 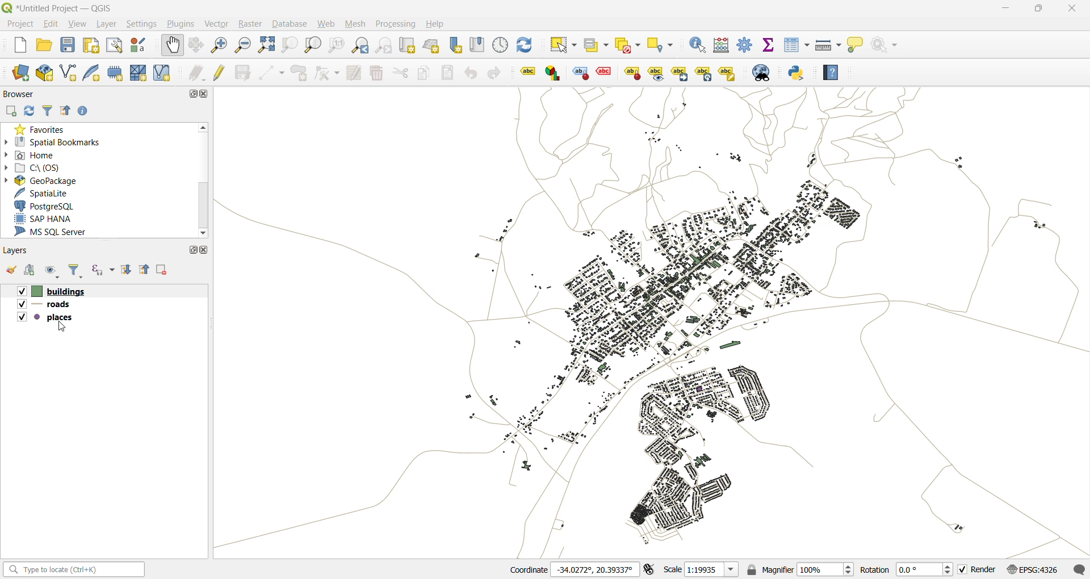 I want to click on log messages, so click(x=1079, y=568).